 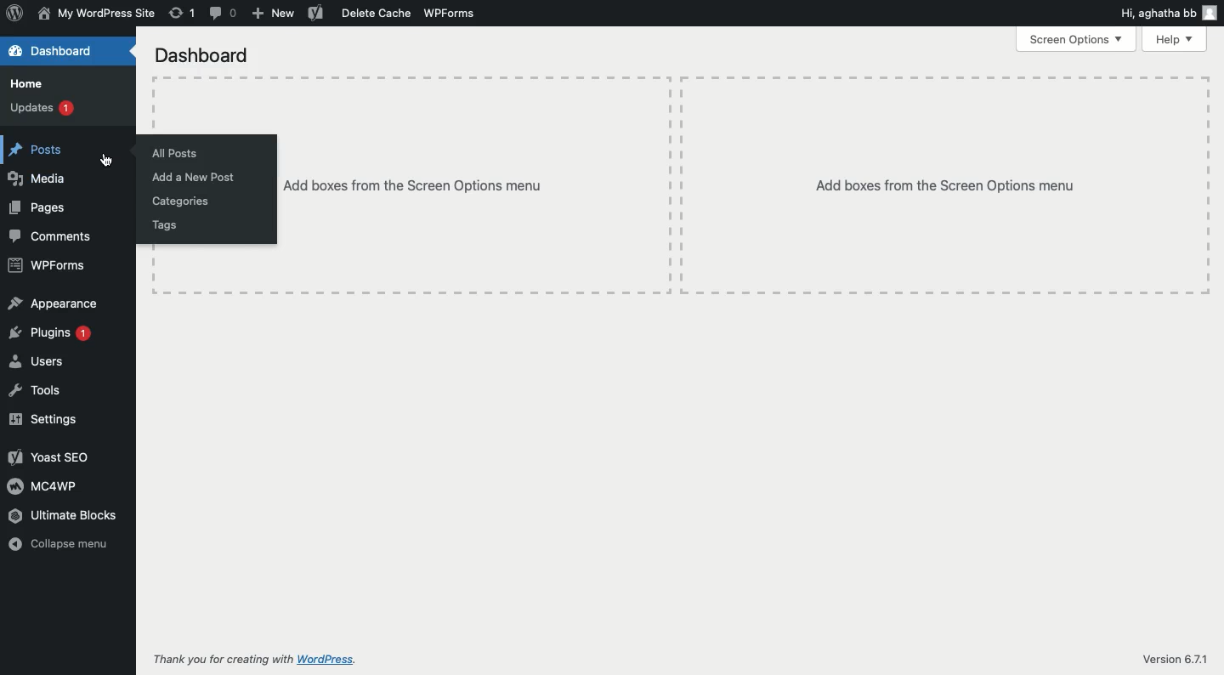 What do you see at coordinates (182, 202) in the screenshot?
I see `categories` at bounding box center [182, 202].